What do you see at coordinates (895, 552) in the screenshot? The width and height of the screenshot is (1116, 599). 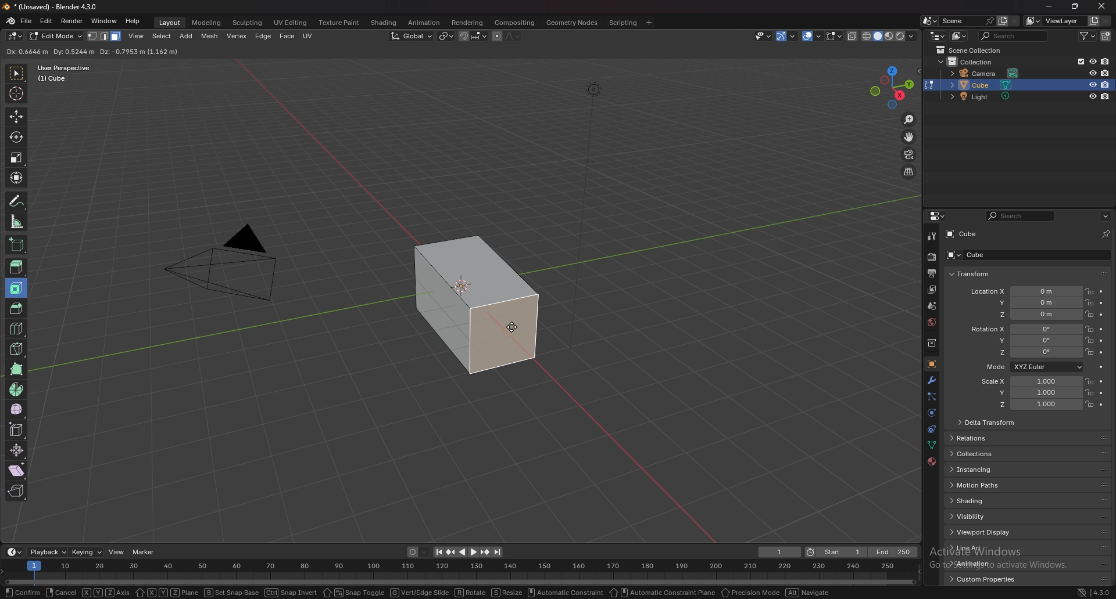 I see `end` at bounding box center [895, 552].